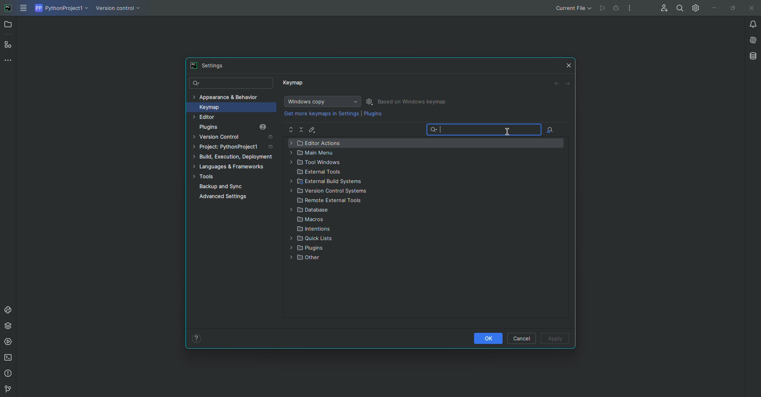 The height and width of the screenshot is (397, 761). Describe the element at coordinates (508, 130) in the screenshot. I see `Cursor` at that location.